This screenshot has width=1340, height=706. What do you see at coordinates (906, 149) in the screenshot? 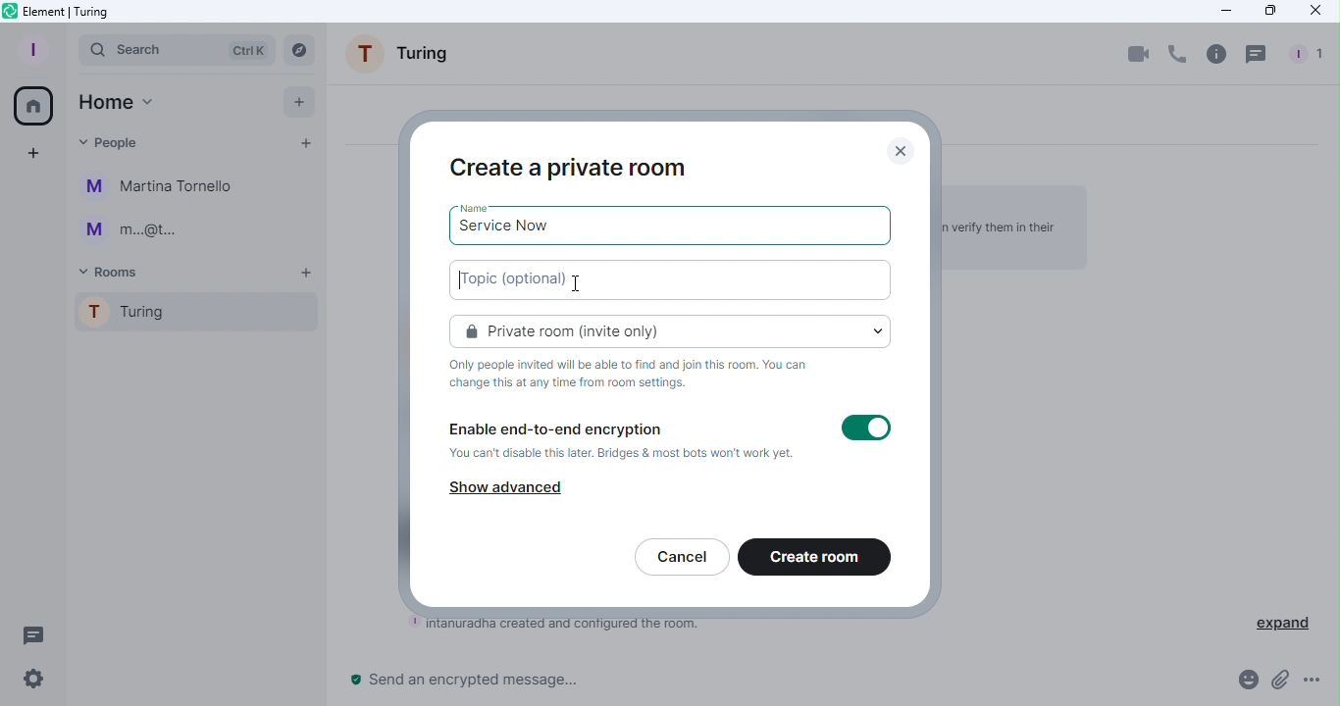
I see `Close` at bounding box center [906, 149].